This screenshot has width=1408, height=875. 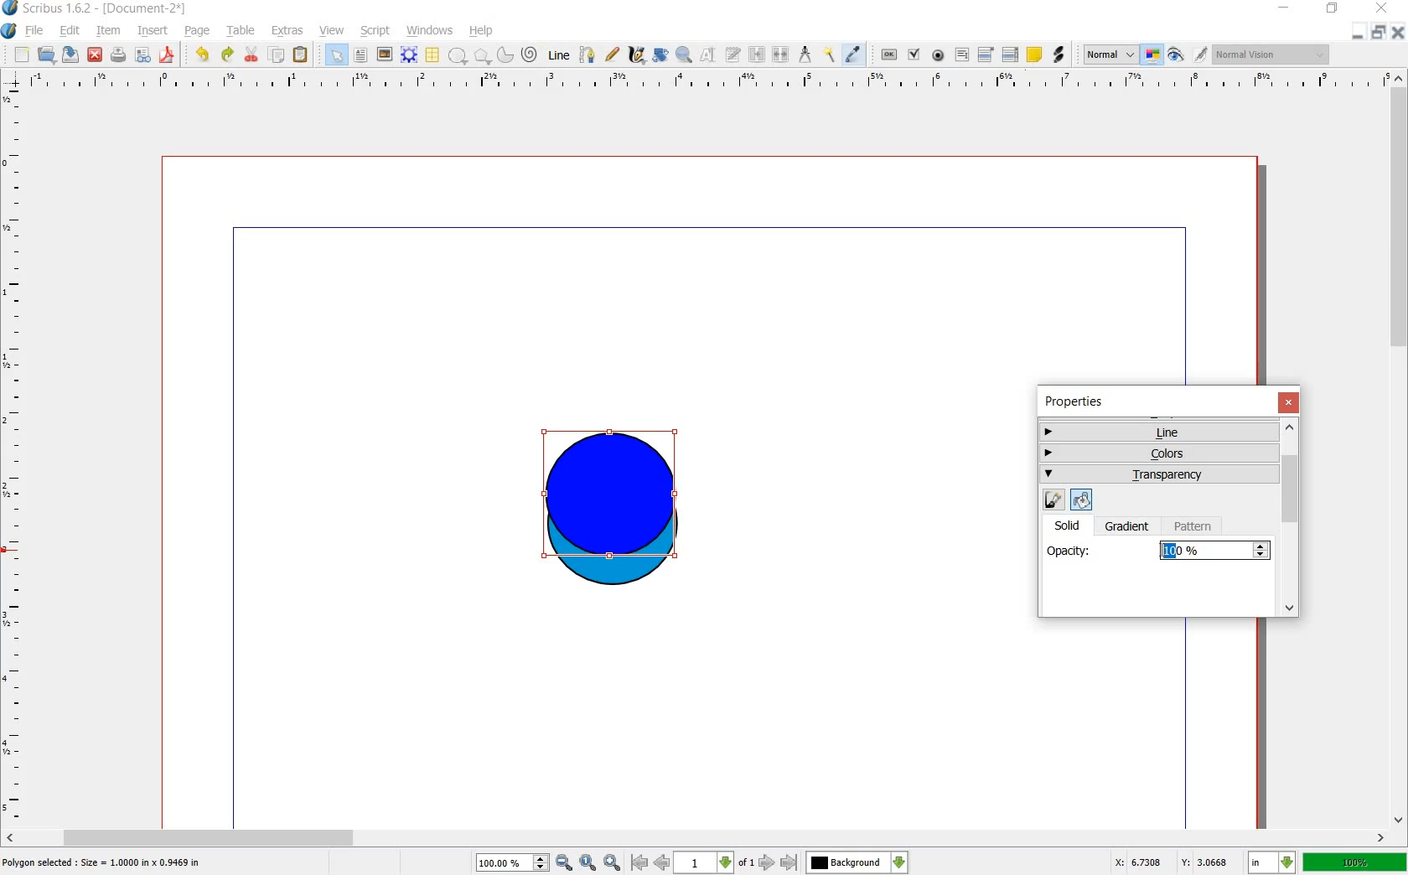 What do you see at coordinates (1284, 8) in the screenshot?
I see `minimize` at bounding box center [1284, 8].